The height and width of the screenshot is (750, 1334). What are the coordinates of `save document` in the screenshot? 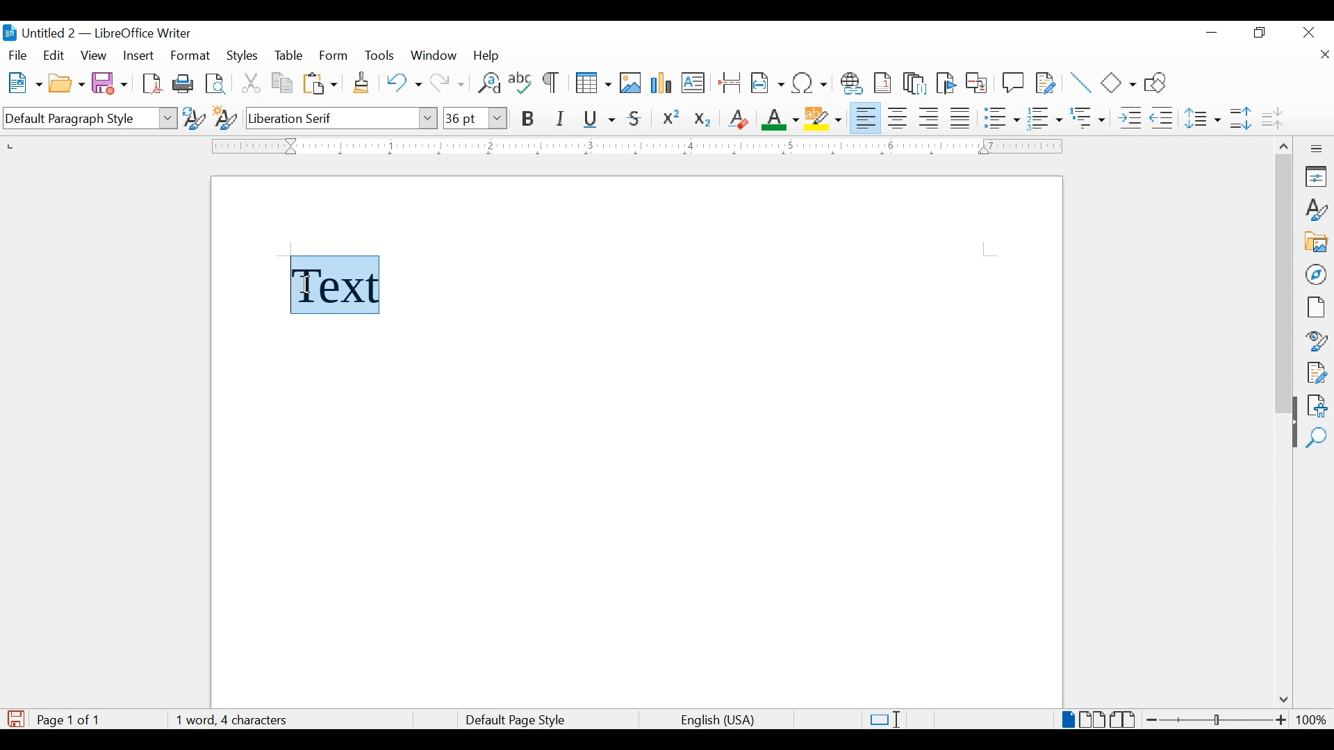 It's located at (16, 719).